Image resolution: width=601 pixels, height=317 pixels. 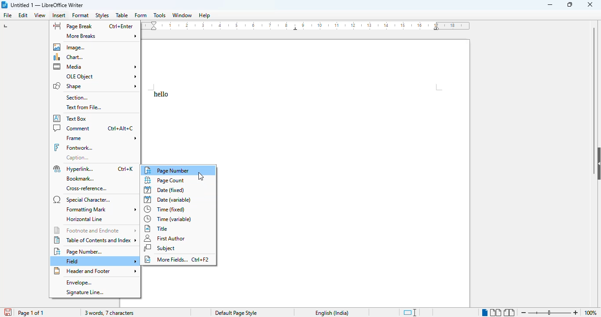 What do you see at coordinates (78, 158) in the screenshot?
I see `caption` at bounding box center [78, 158].